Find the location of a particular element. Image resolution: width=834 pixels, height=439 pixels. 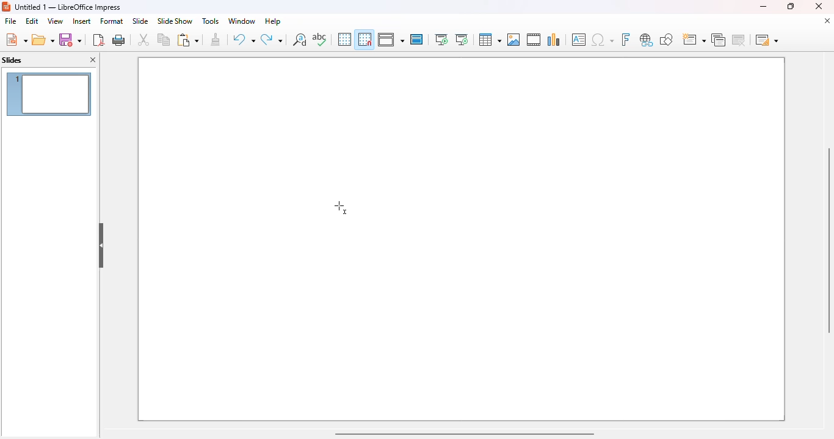

start from first slide is located at coordinates (441, 40).